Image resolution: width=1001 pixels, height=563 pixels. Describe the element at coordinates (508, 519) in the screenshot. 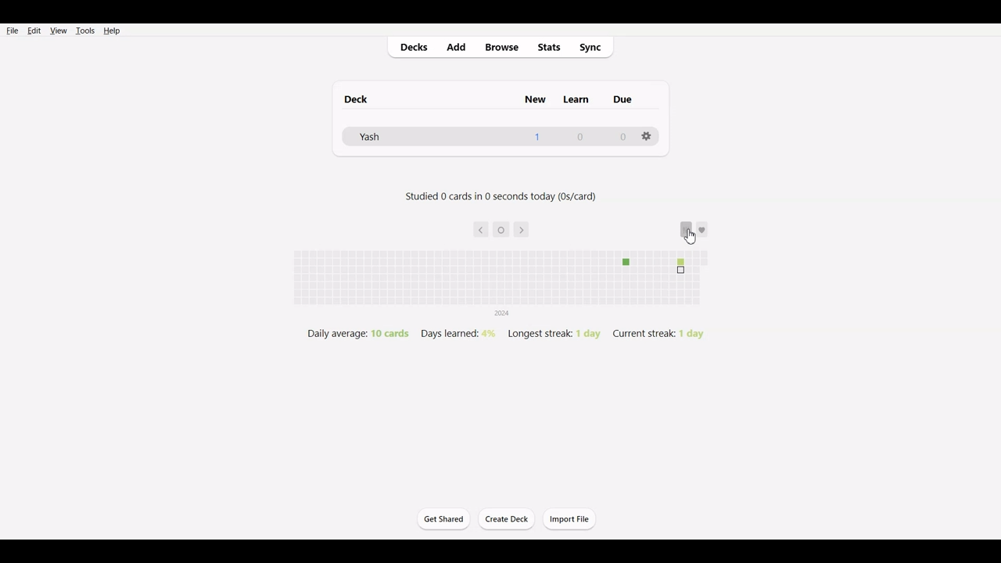

I see `Create Deck` at that location.